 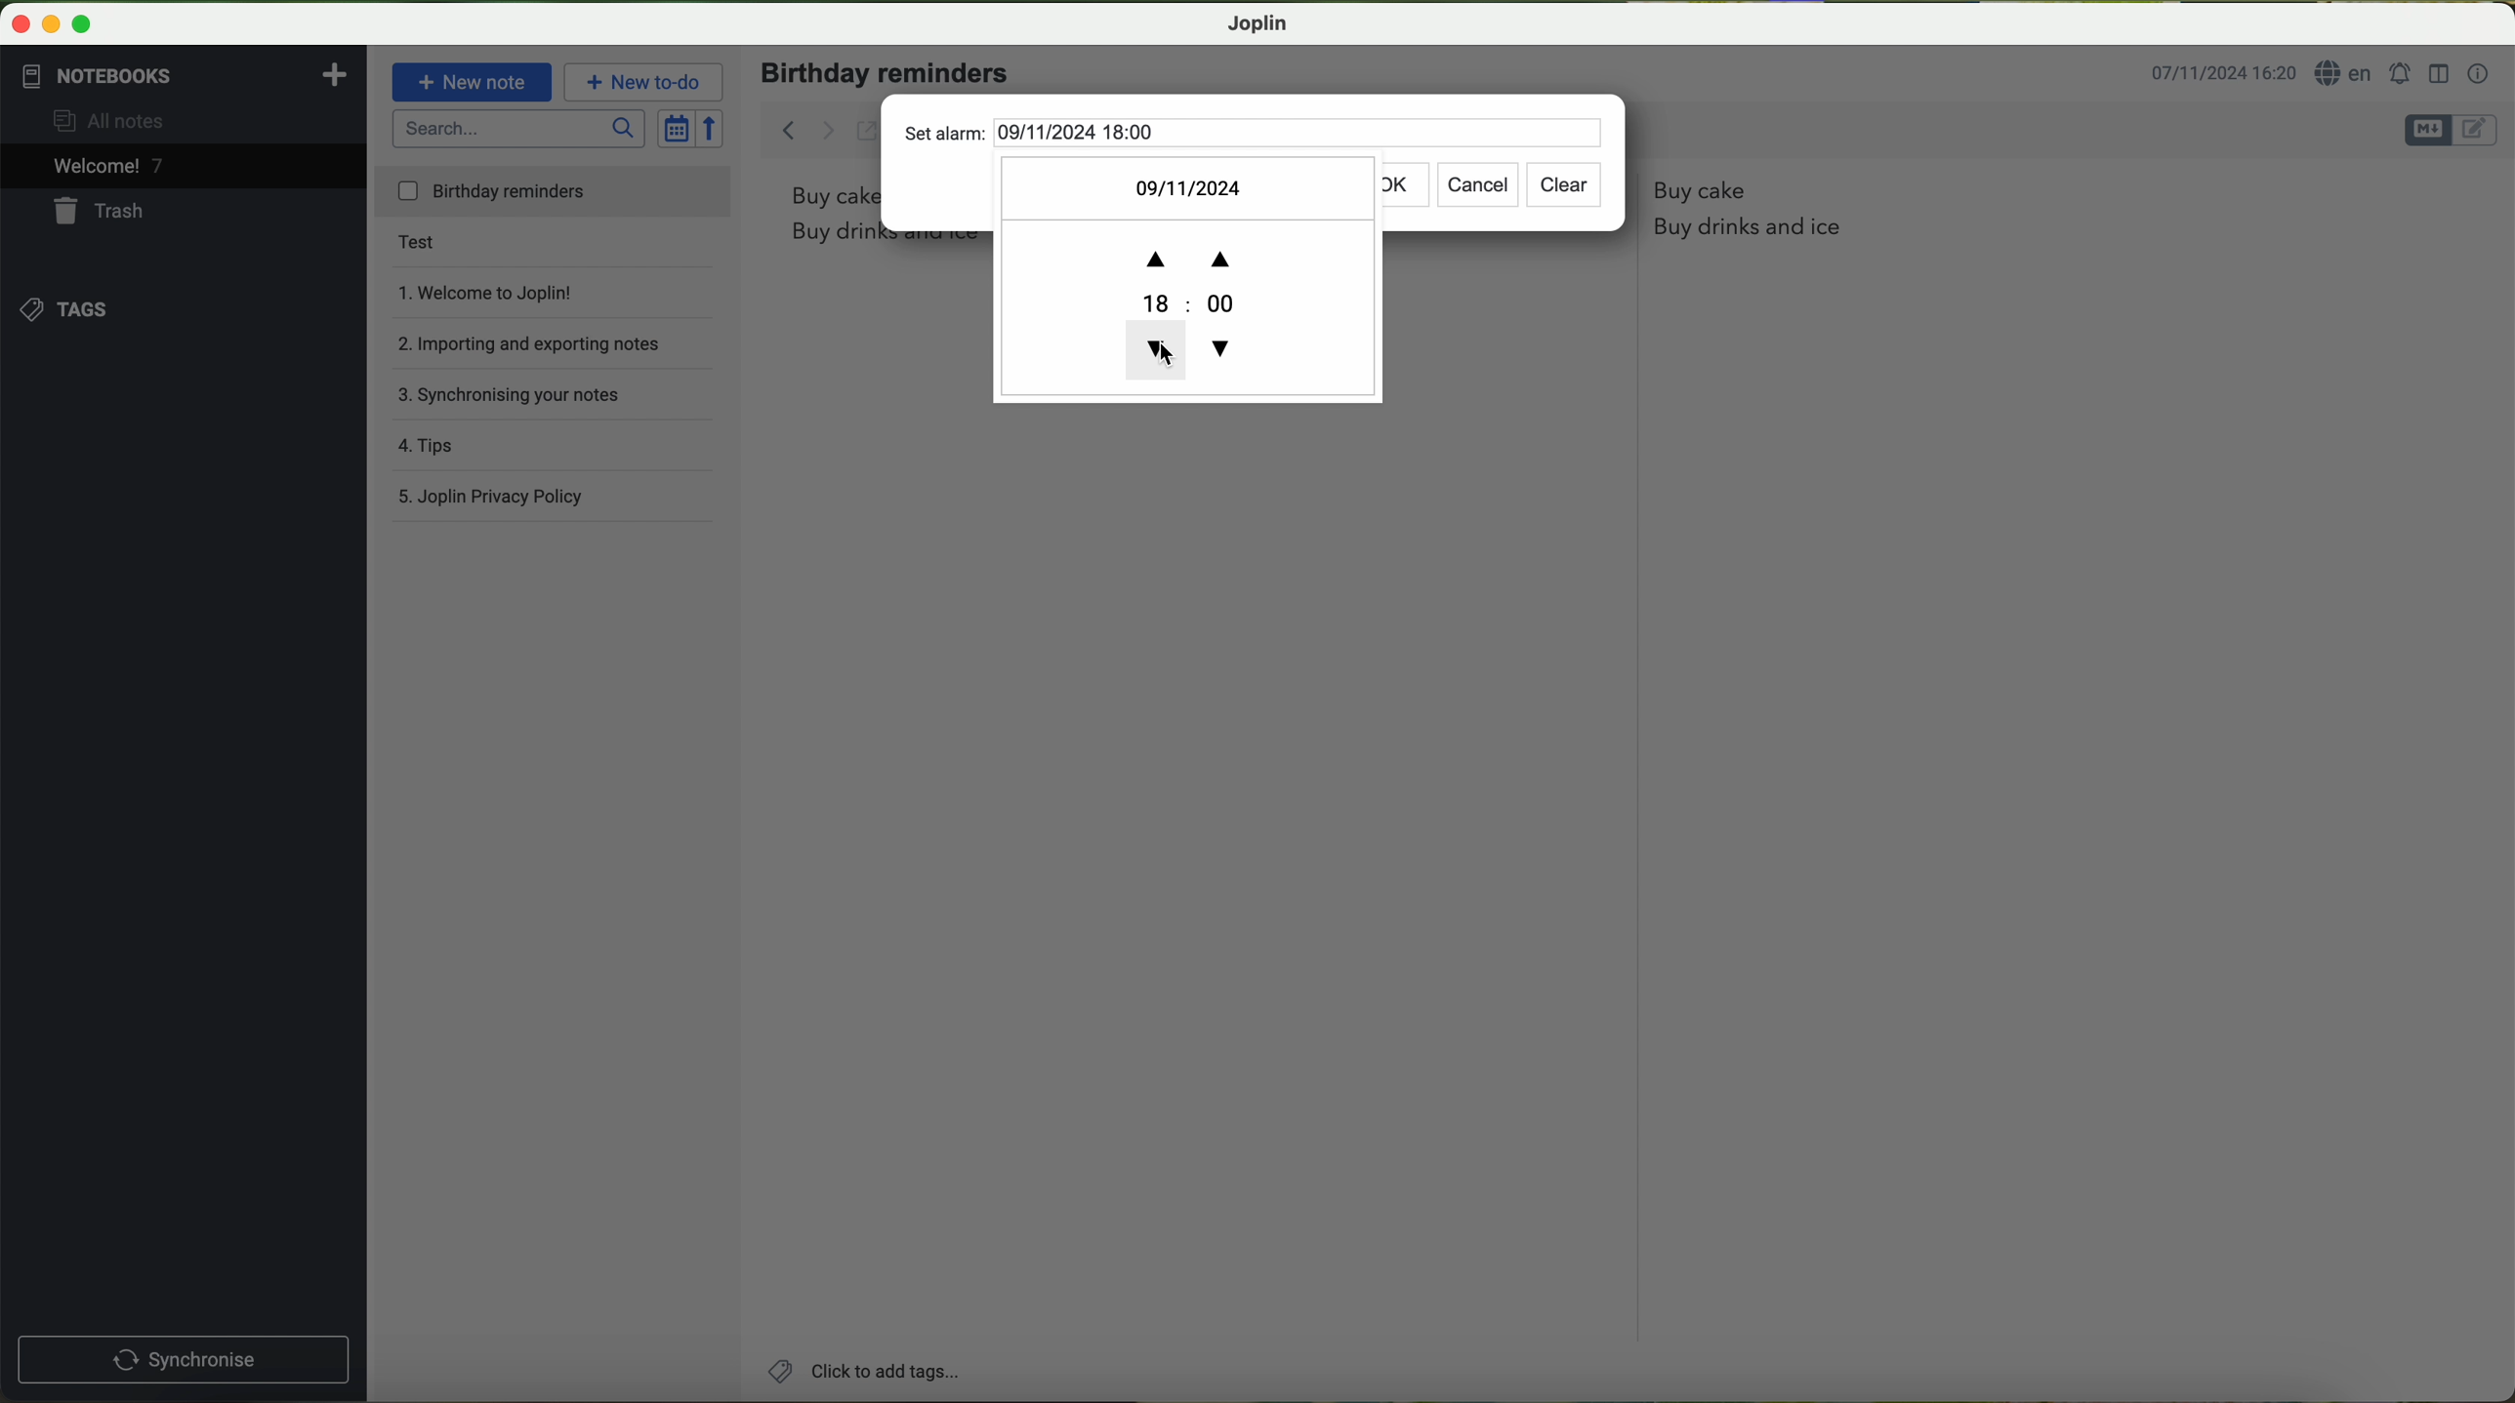 I want to click on birthday reminders, so click(x=889, y=72).